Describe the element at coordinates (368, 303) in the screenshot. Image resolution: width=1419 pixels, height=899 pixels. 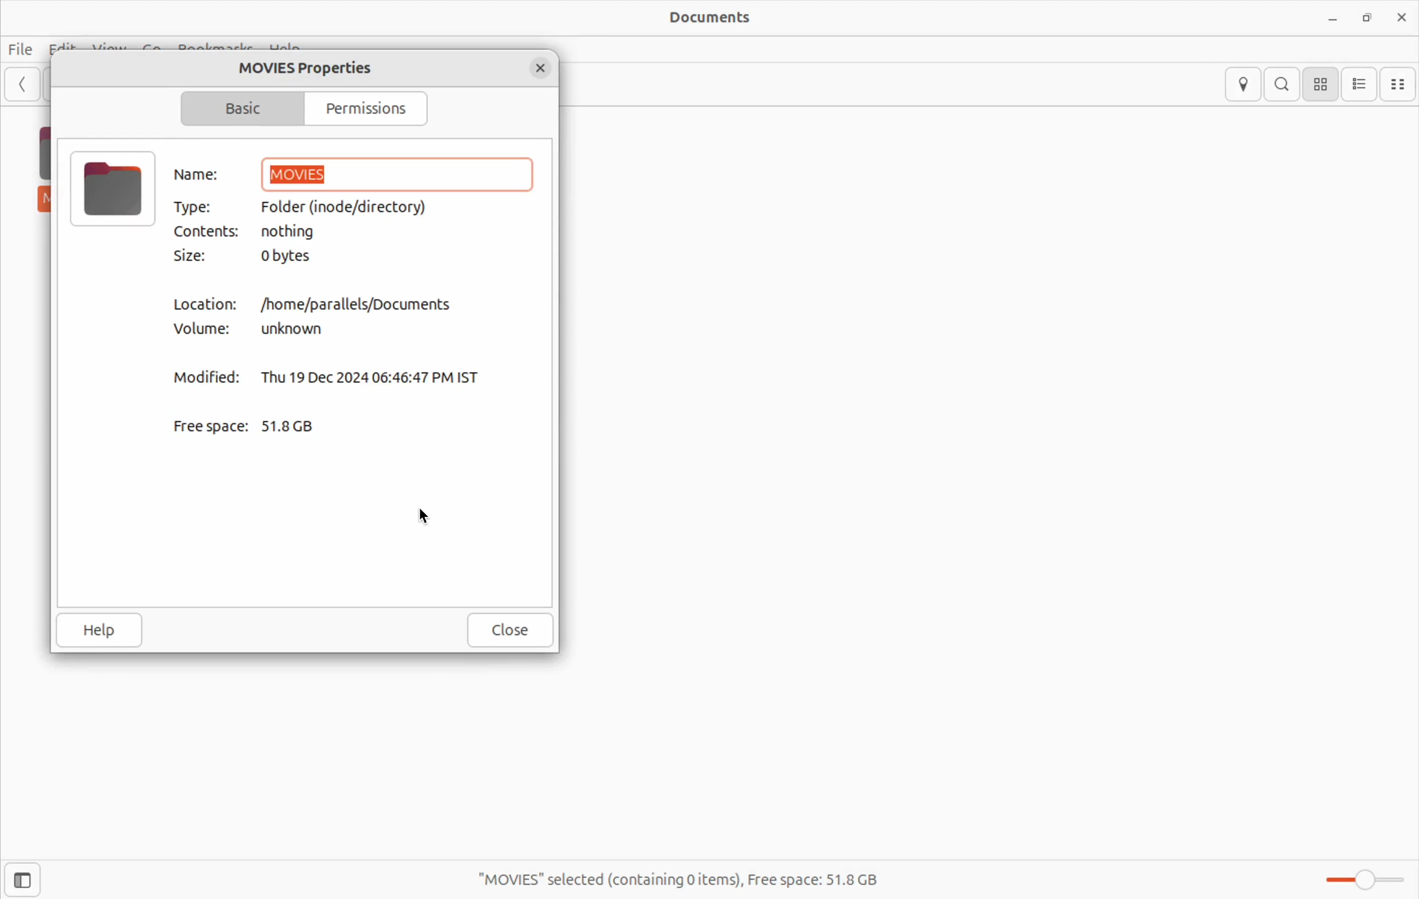
I see `/home/parallels/Documents` at that location.